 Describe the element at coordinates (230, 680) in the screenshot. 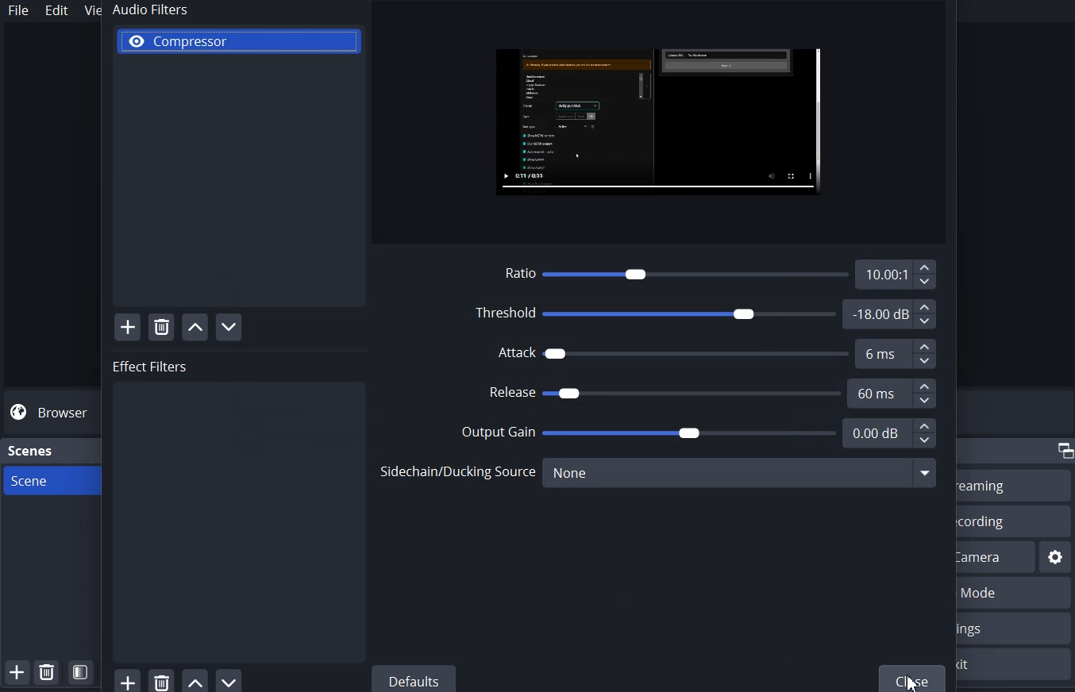

I see `Move Filter Down` at that location.